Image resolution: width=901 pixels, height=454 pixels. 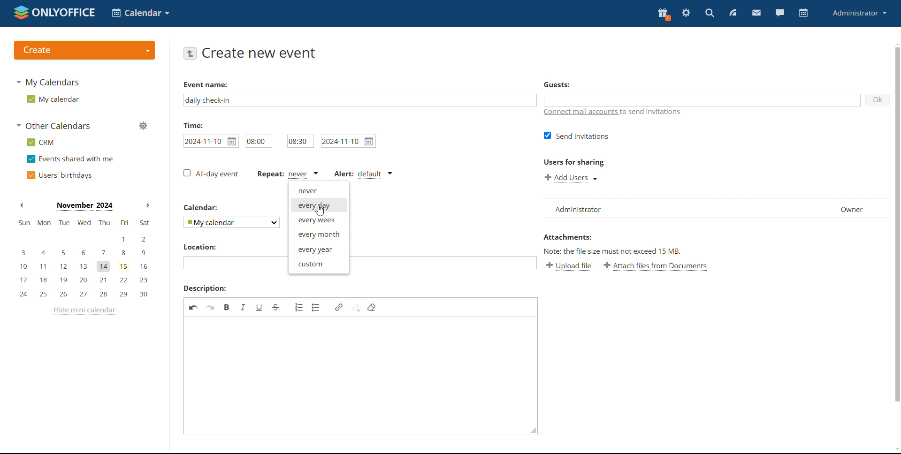 What do you see at coordinates (211, 140) in the screenshot?
I see `start date` at bounding box center [211, 140].